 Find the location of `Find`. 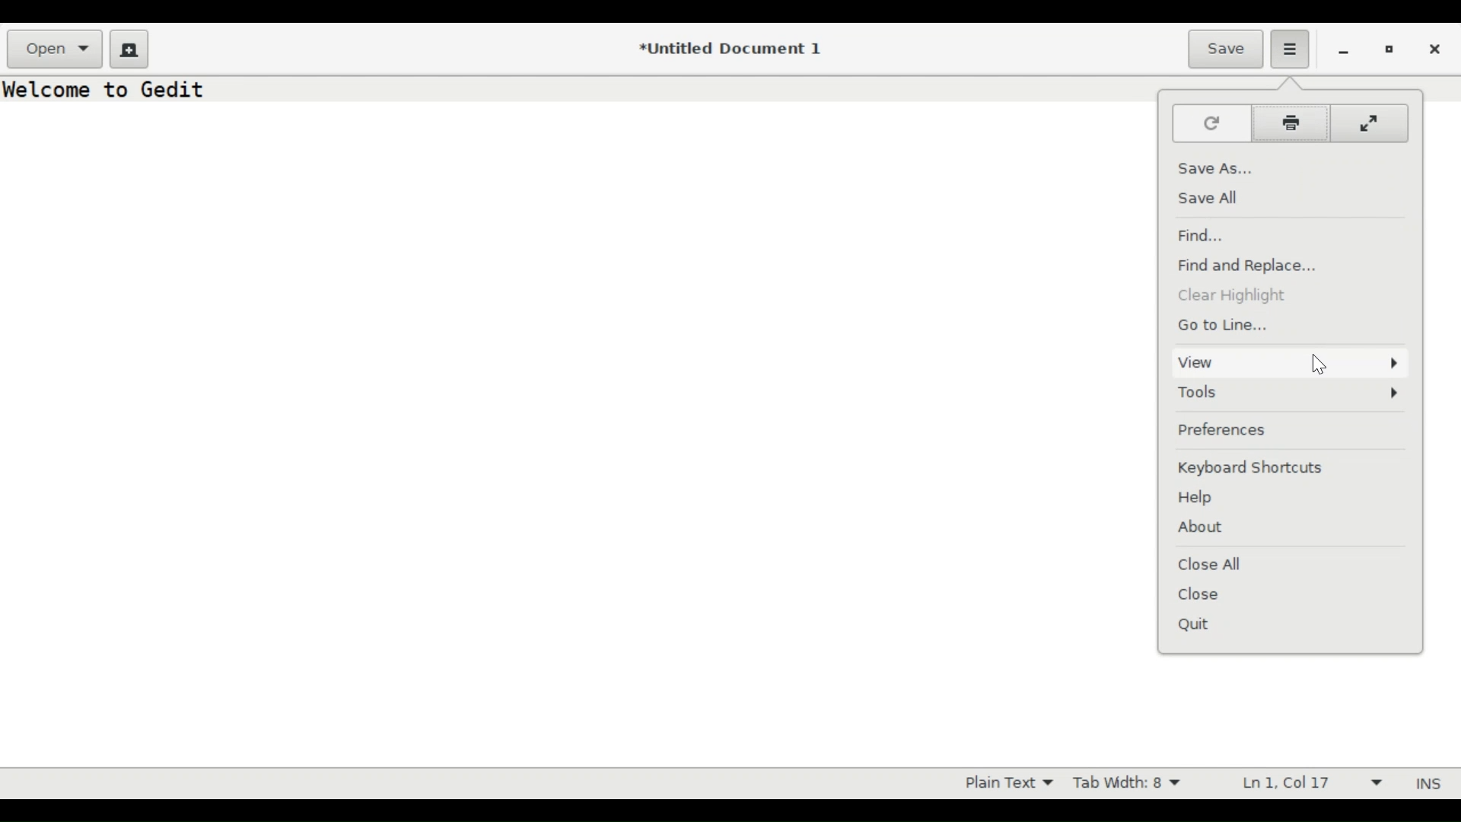

Find is located at coordinates (1205, 236).